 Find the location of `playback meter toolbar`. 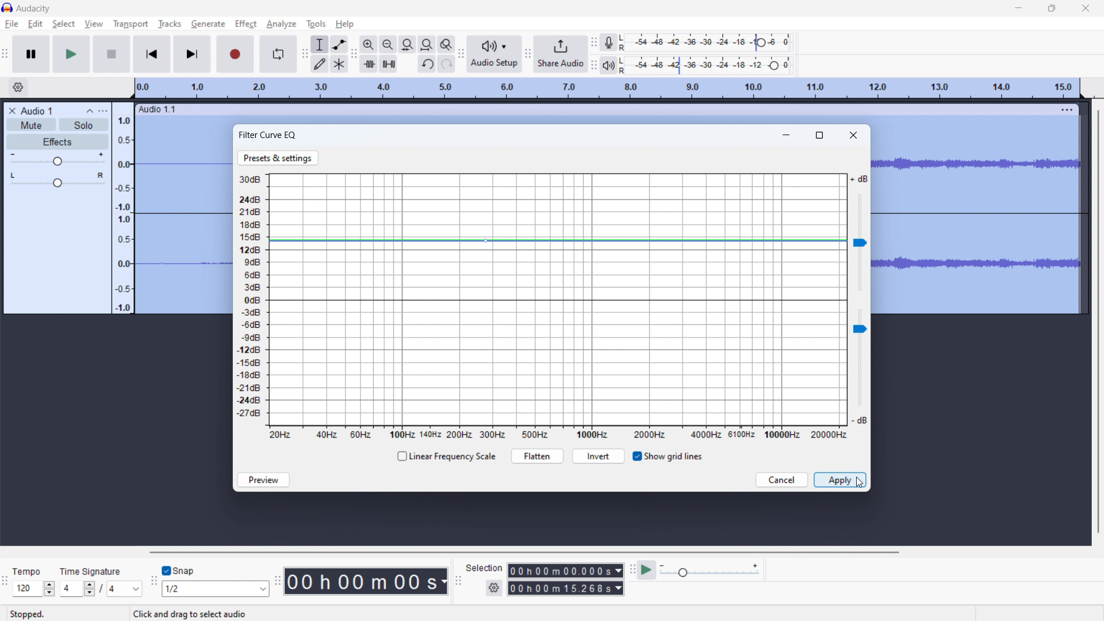

playback meter toolbar is located at coordinates (594, 64).